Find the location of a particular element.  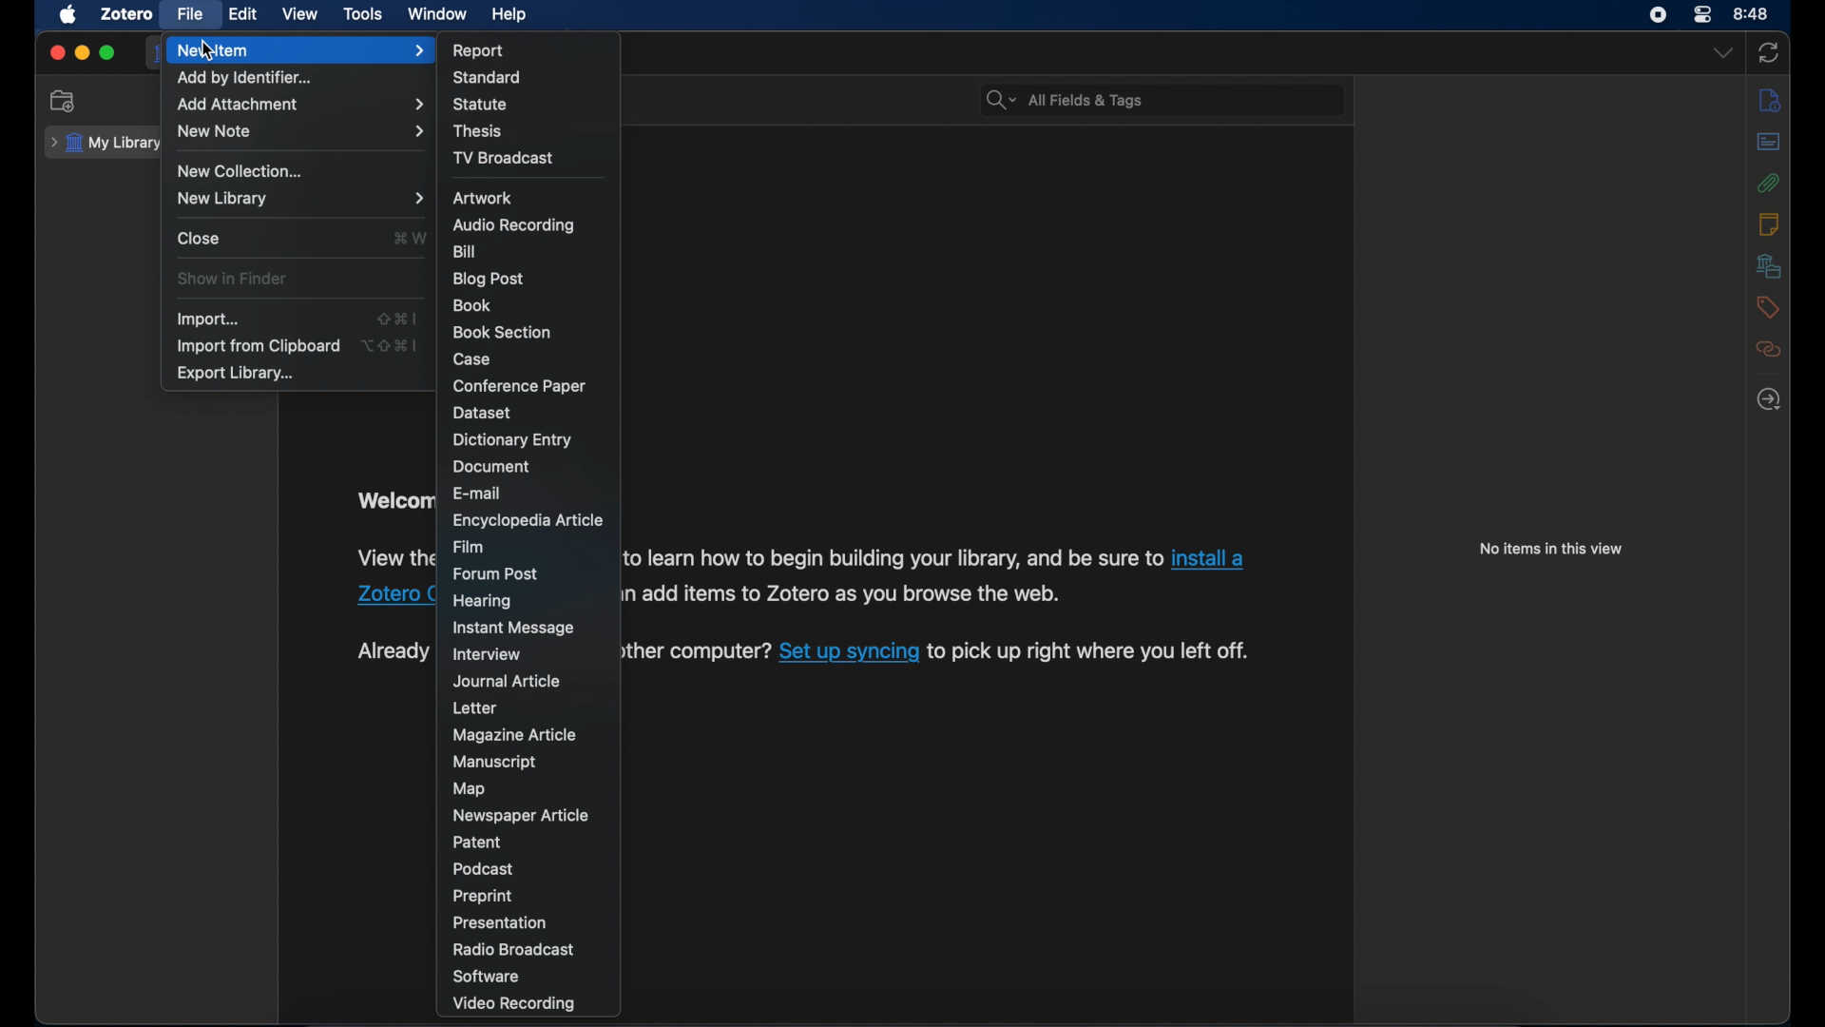

blog post is located at coordinates (490, 279).